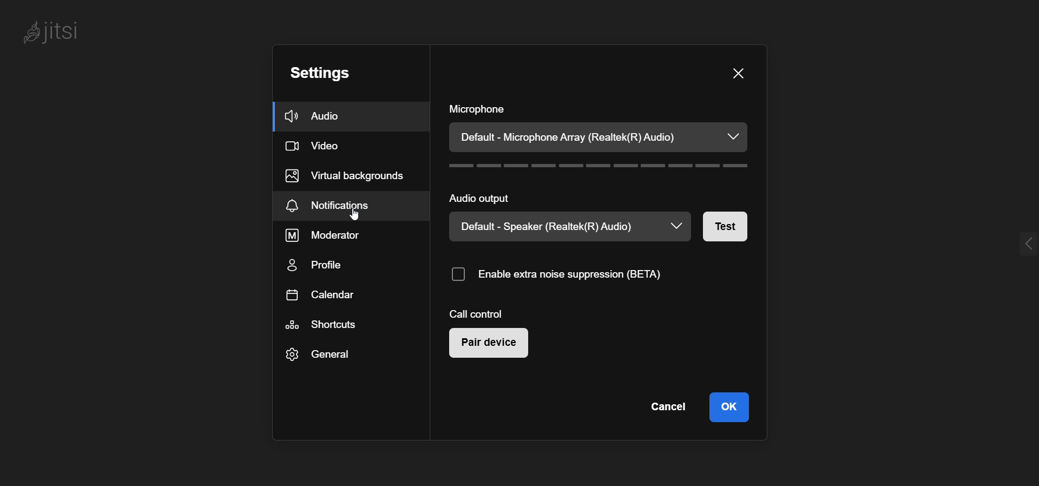 The width and height of the screenshot is (1039, 486). What do you see at coordinates (665, 409) in the screenshot?
I see `cancel` at bounding box center [665, 409].